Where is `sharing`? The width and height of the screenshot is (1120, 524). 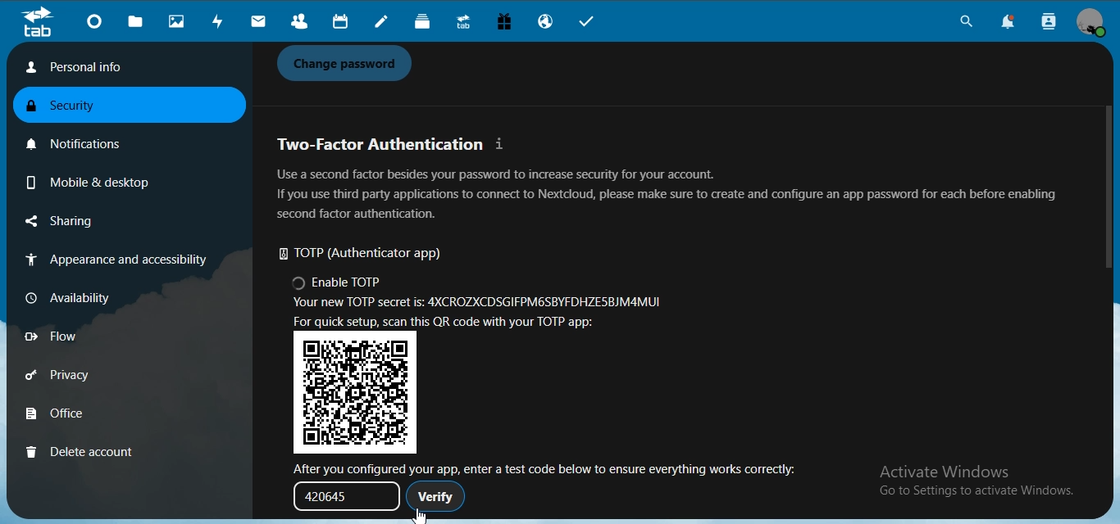 sharing is located at coordinates (84, 222).